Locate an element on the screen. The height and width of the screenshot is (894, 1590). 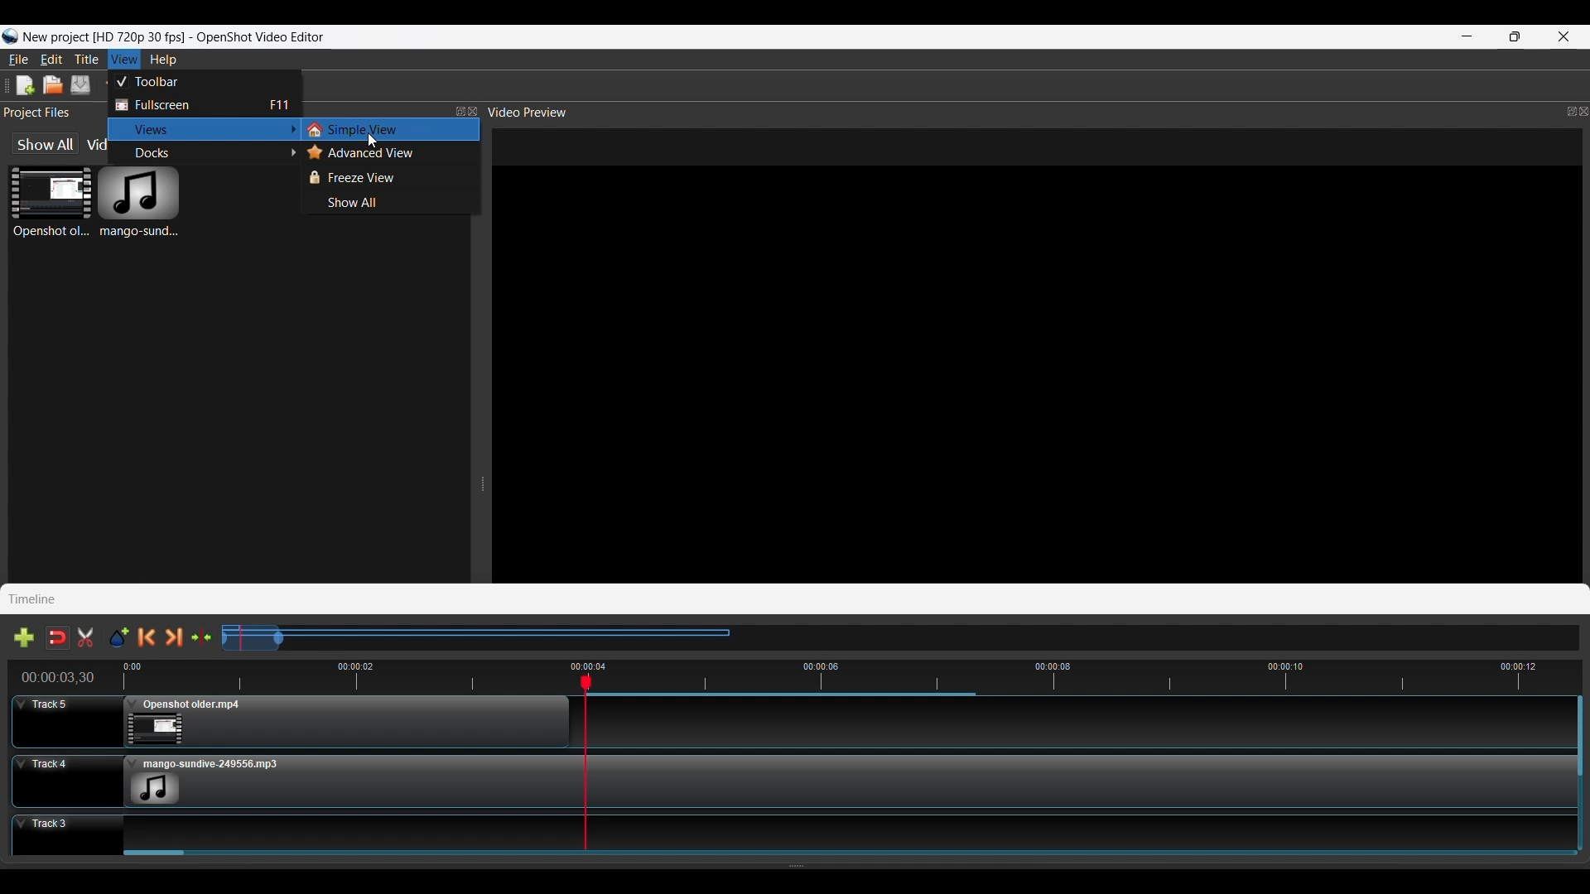
Disable Snapping is located at coordinates (58, 637).